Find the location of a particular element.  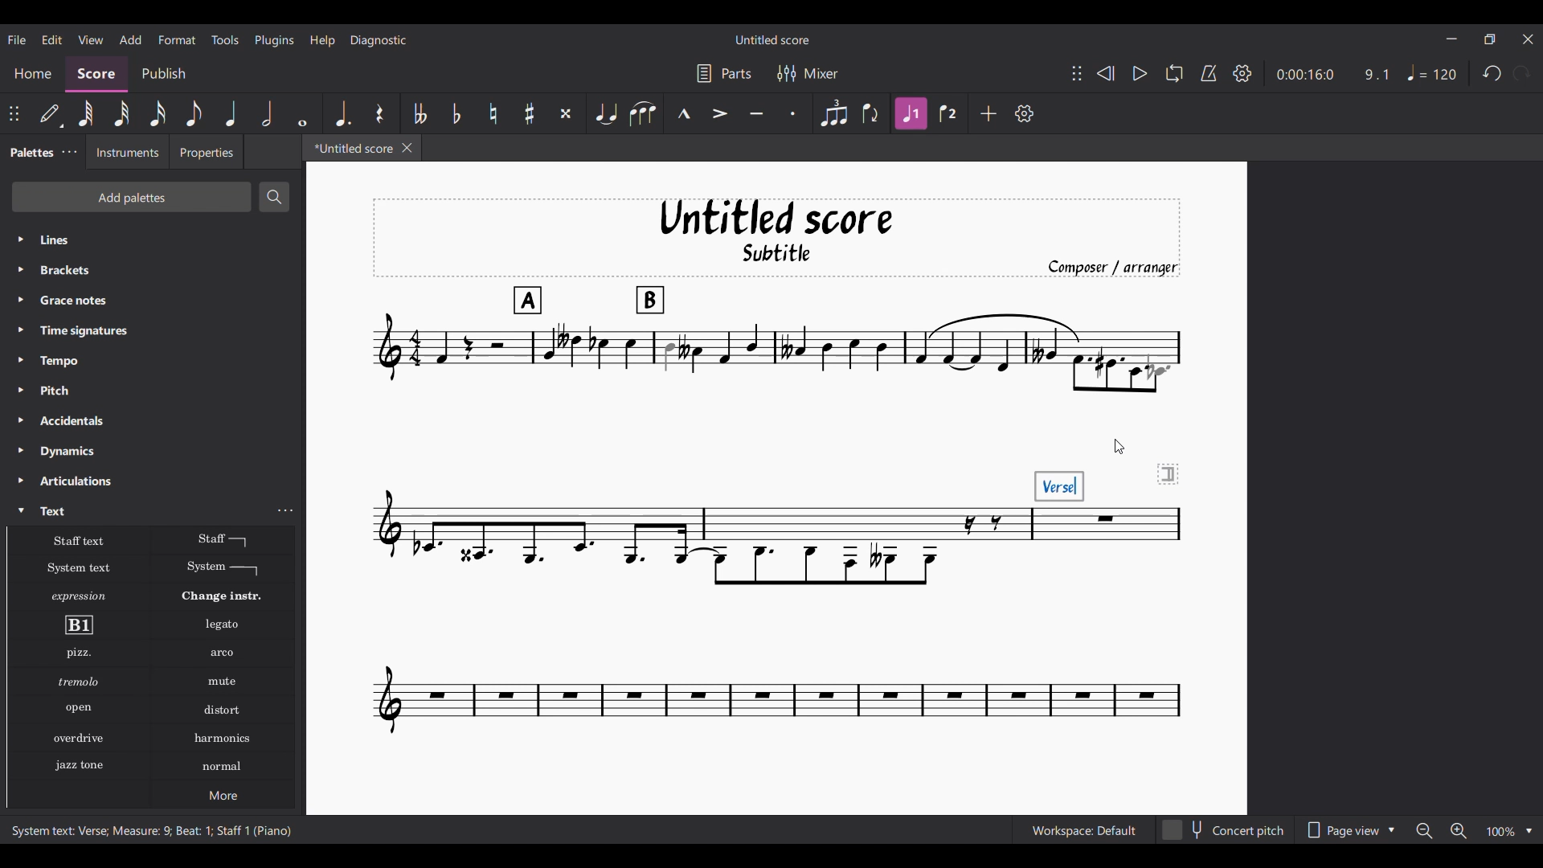

Add palettes is located at coordinates (131, 197).